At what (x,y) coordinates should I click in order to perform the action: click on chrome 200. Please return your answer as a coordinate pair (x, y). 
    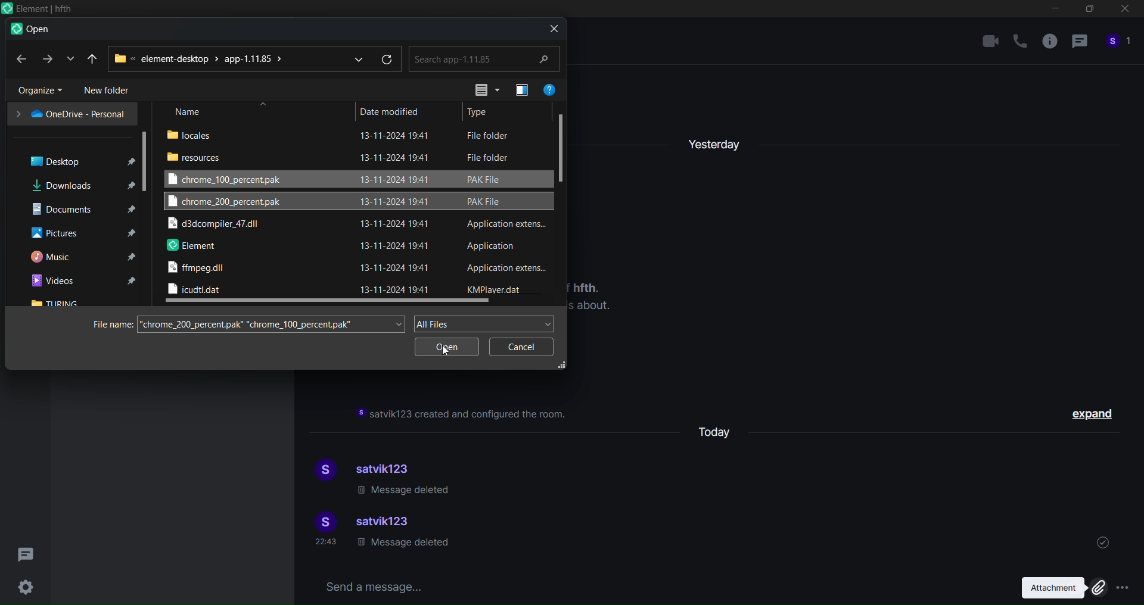
    Looking at the image, I should click on (226, 203).